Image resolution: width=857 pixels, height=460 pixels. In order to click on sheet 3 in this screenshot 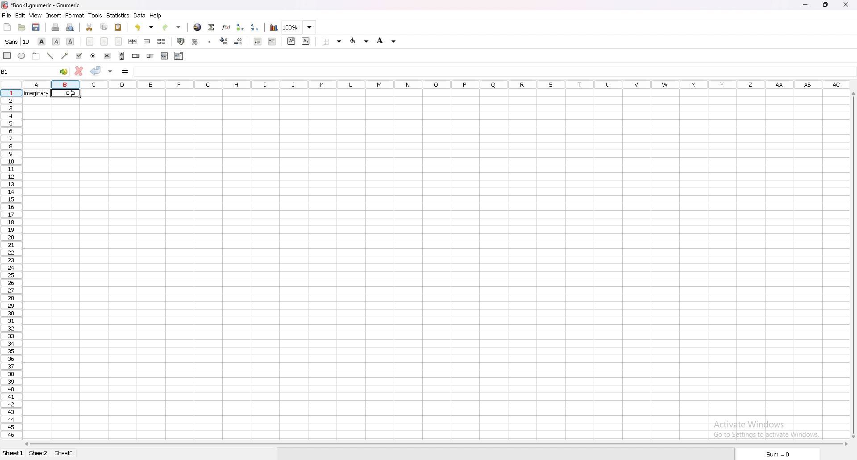, I will do `click(64, 453)`.